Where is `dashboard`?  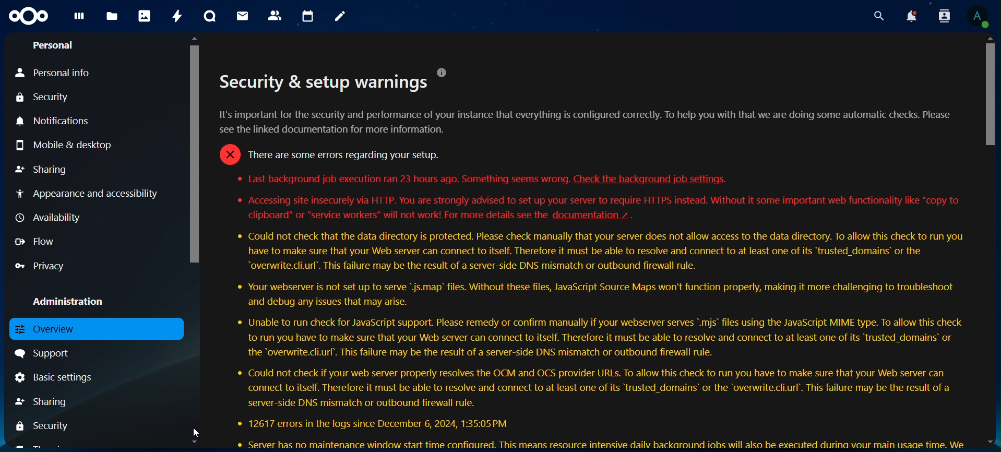 dashboard is located at coordinates (80, 19).